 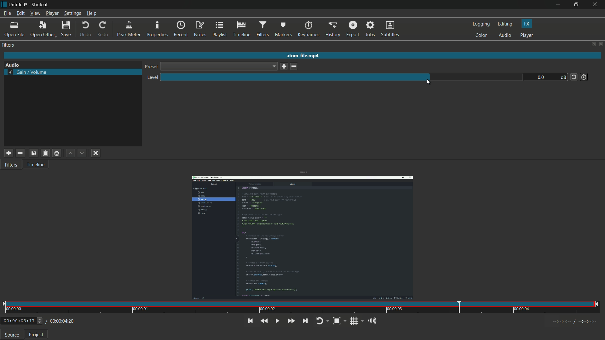 What do you see at coordinates (250, 321) in the screenshot?
I see `skip to the previous point` at bounding box center [250, 321].